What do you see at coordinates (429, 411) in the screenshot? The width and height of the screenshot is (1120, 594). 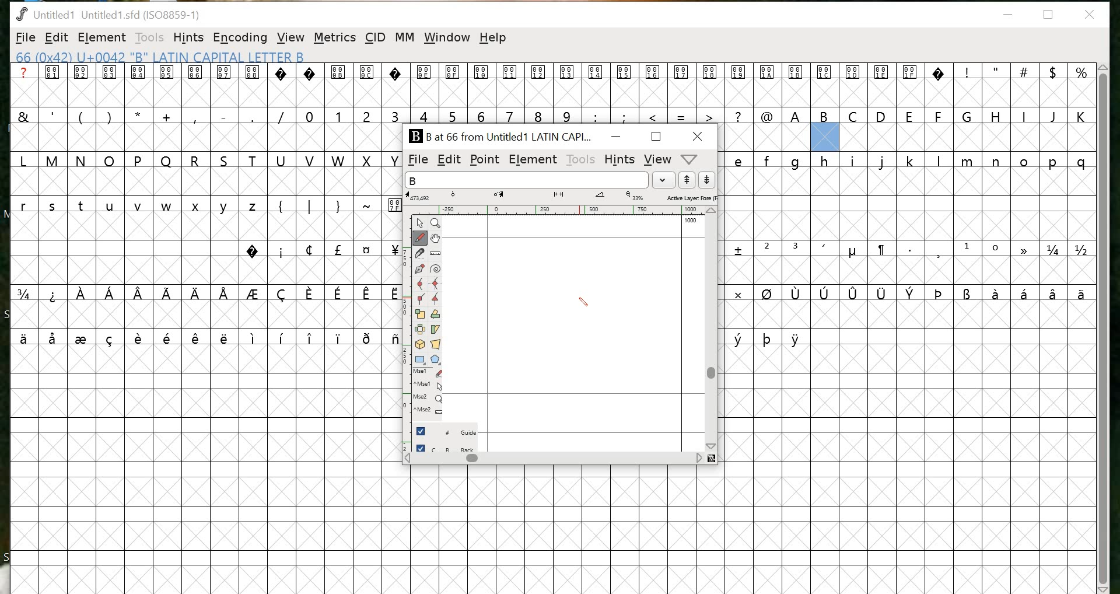 I see `Mouse wheel button + Ctrl` at bounding box center [429, 411].